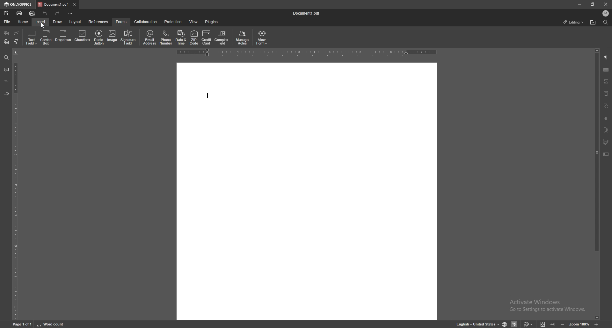 Image resolution: width=612 pixels, height=328 pixels. What do you see at coordinates (607, 57) in the screenshot?
I see `paragraph` at bounding box center [607, 57].